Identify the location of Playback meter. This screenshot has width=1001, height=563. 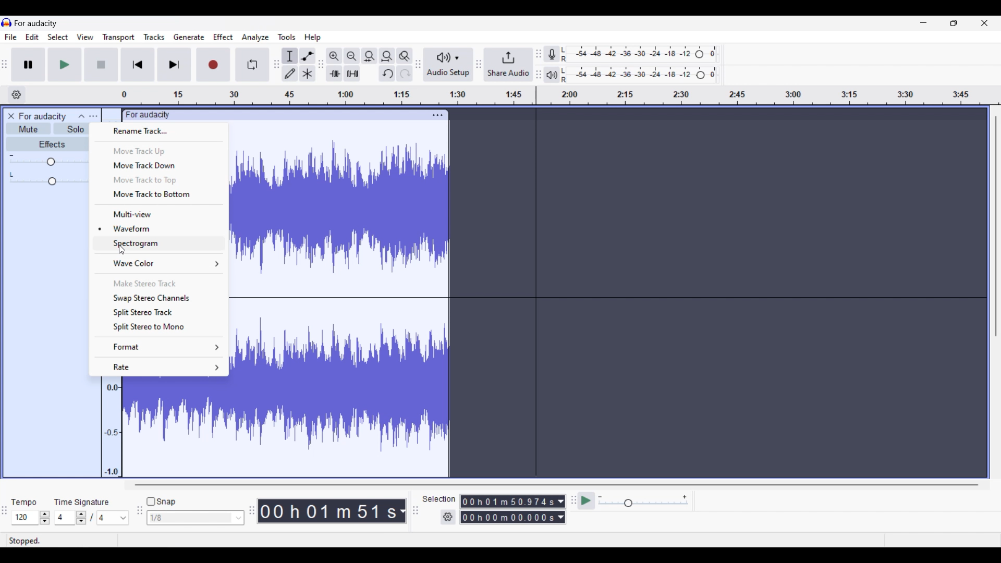
(551, 75).